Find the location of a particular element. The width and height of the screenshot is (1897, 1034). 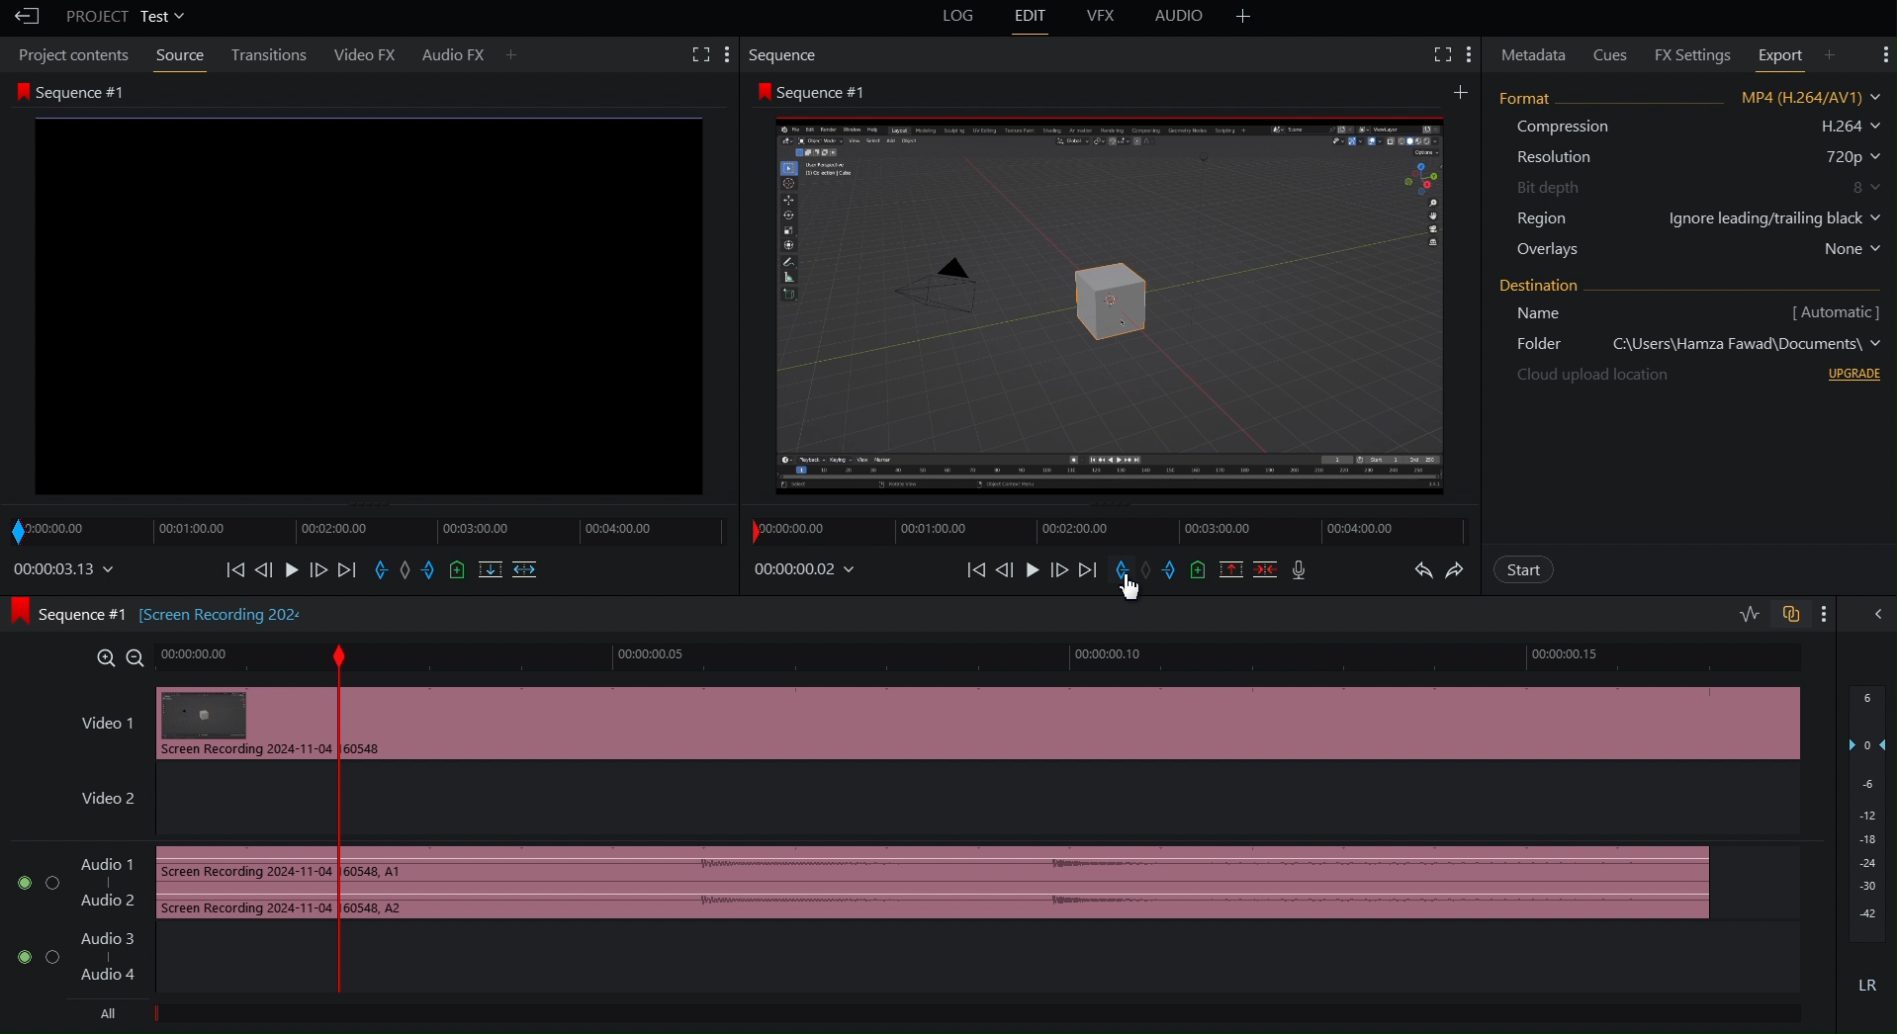

Audio FX is located at coordinates (469, 53).